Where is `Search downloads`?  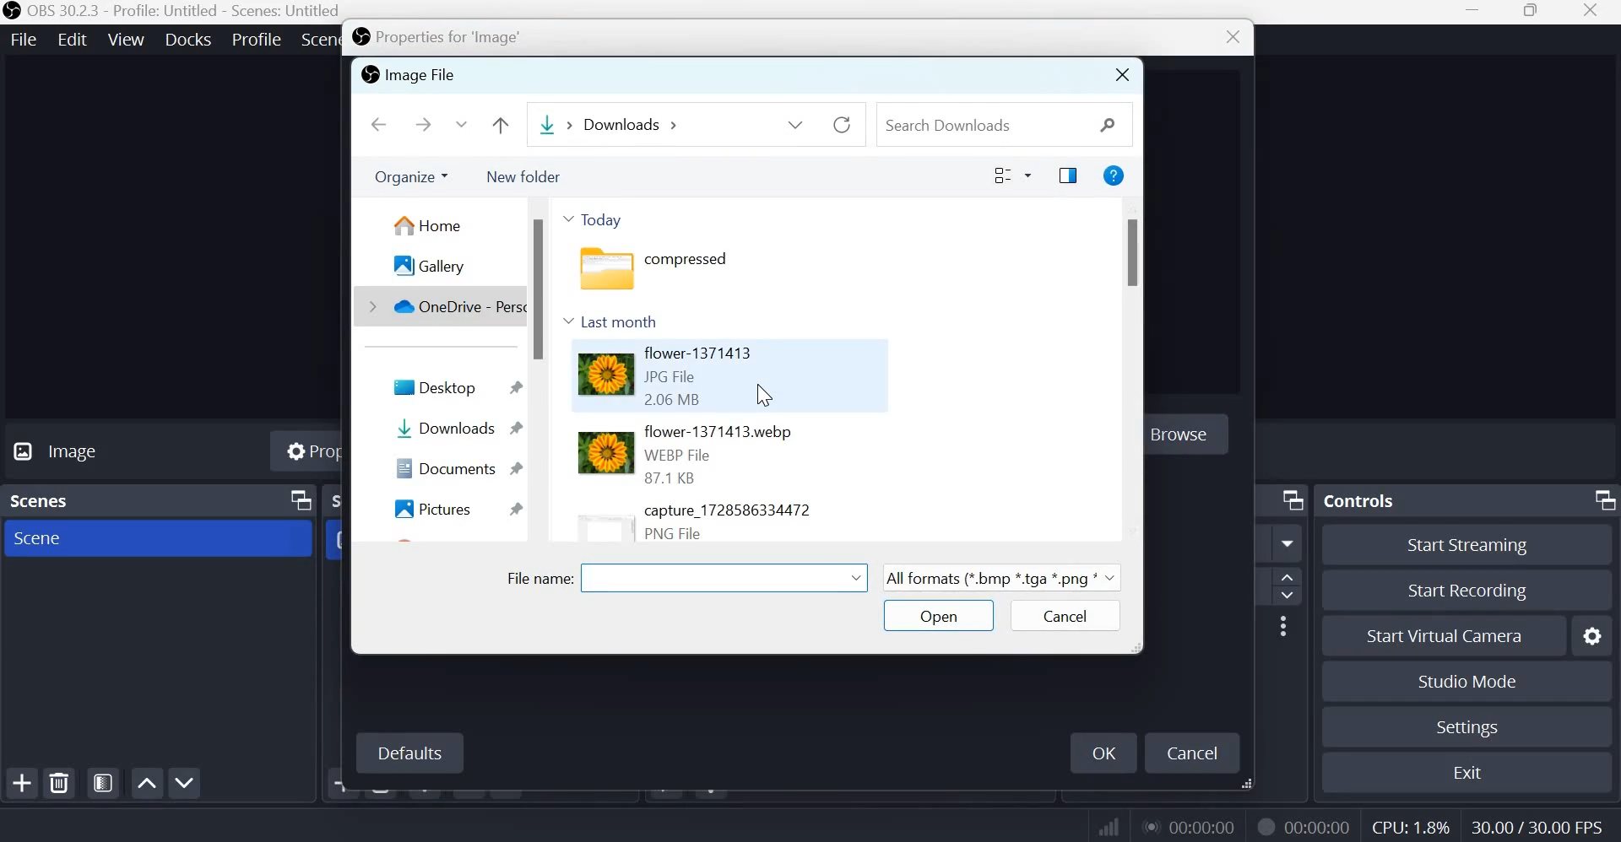
Search downloads is located at coordinates (997, 122).